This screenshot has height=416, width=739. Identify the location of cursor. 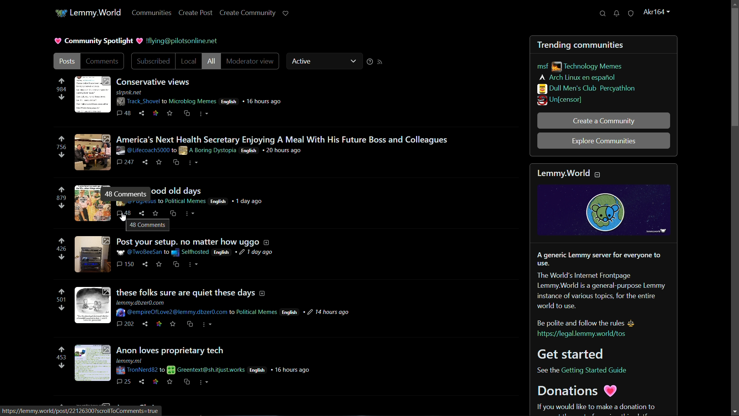
(123, 215).